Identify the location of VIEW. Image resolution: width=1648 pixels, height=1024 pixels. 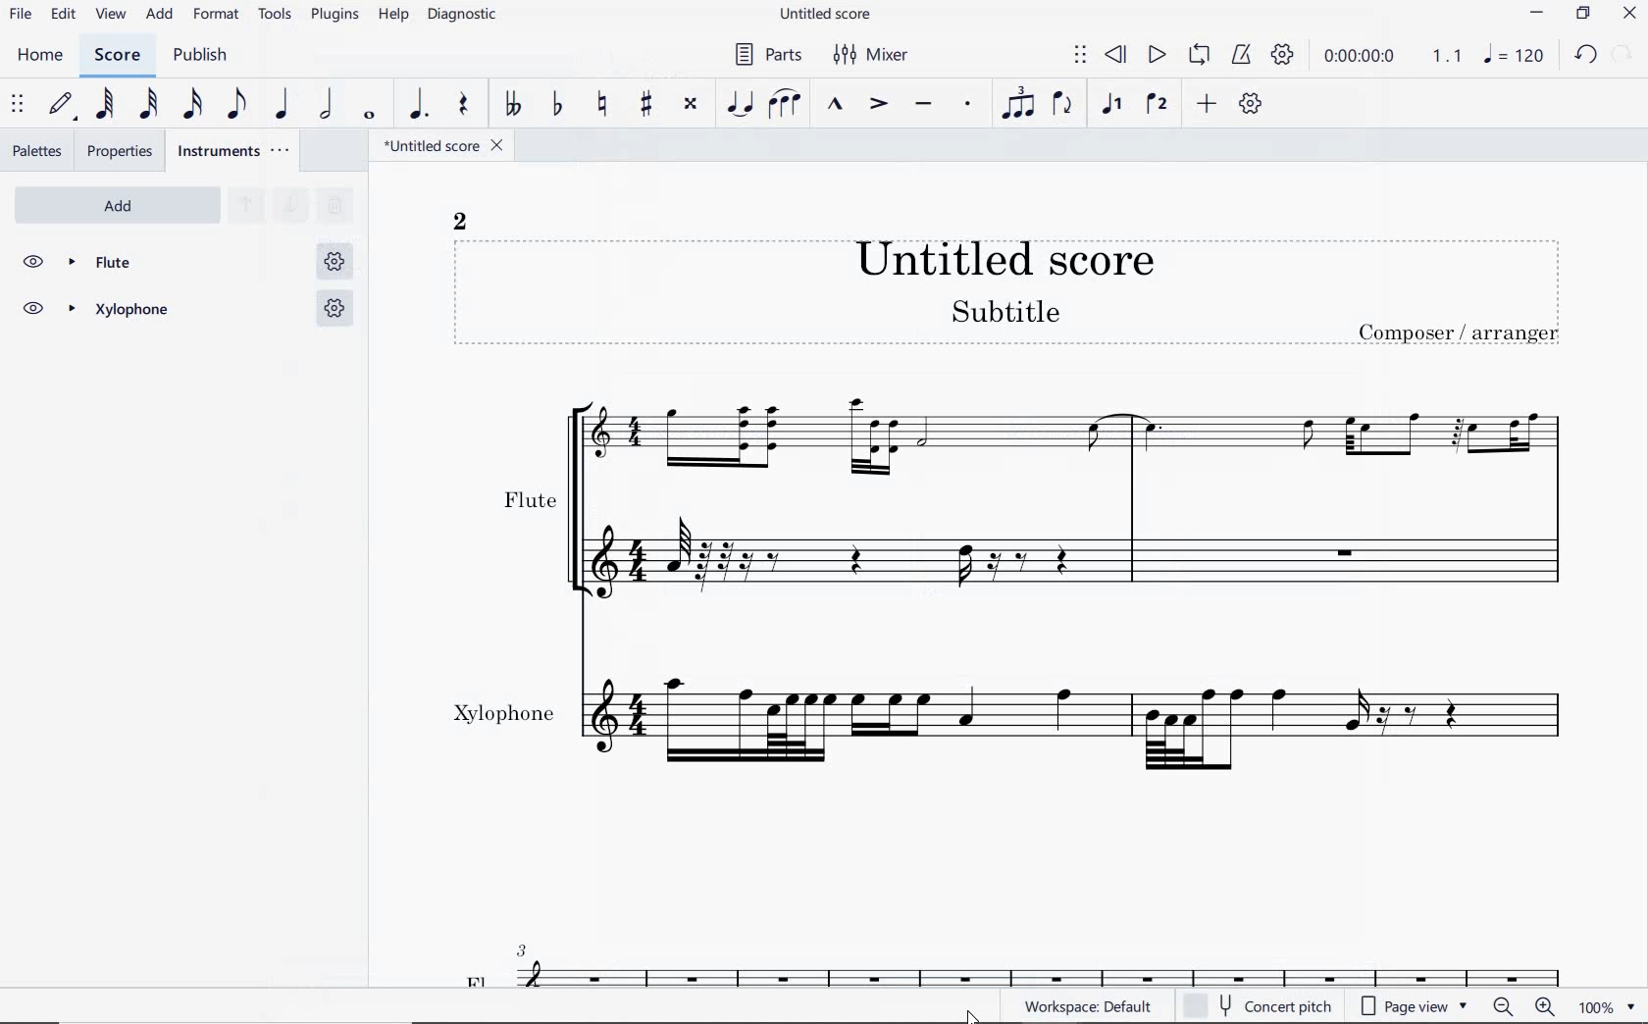
(112, 15).